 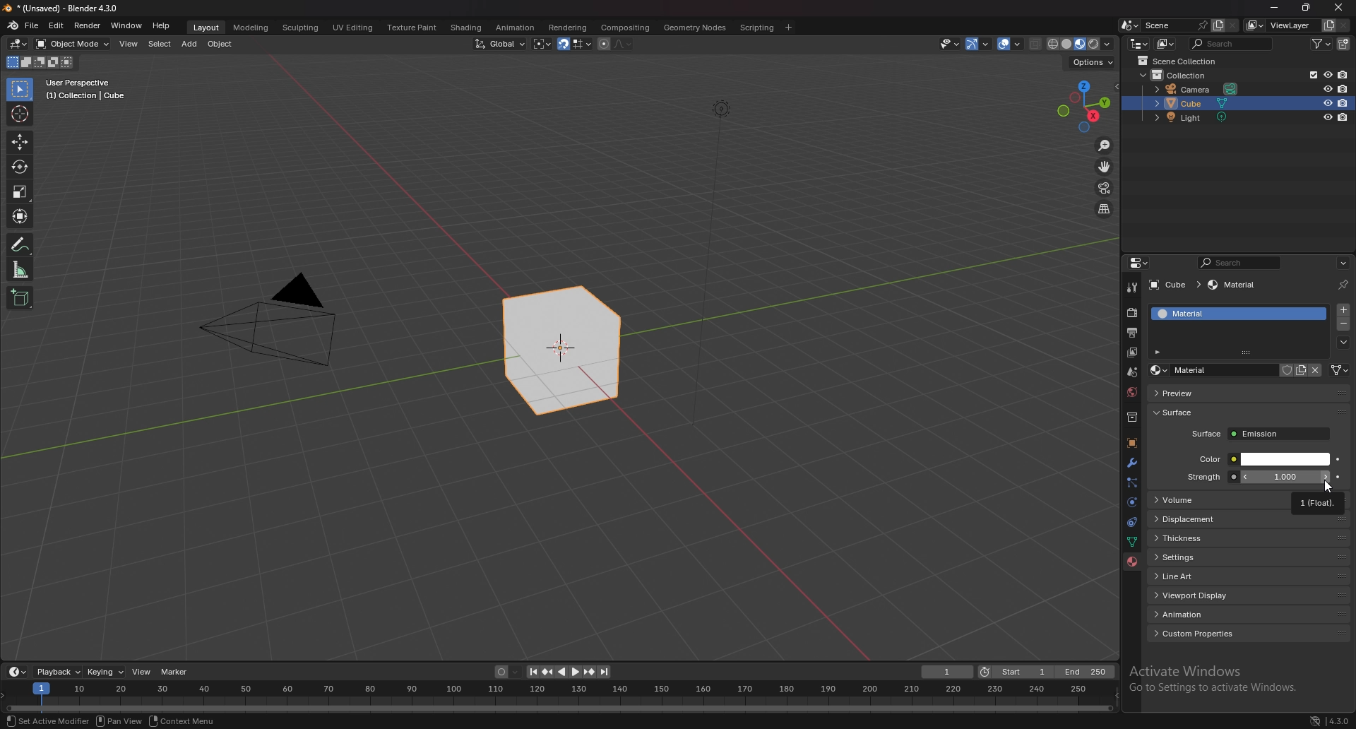 What do you see at coordinates (1078, 44) in the screenshot?
I see `viewport shading` at bounding box center [1078, 44].